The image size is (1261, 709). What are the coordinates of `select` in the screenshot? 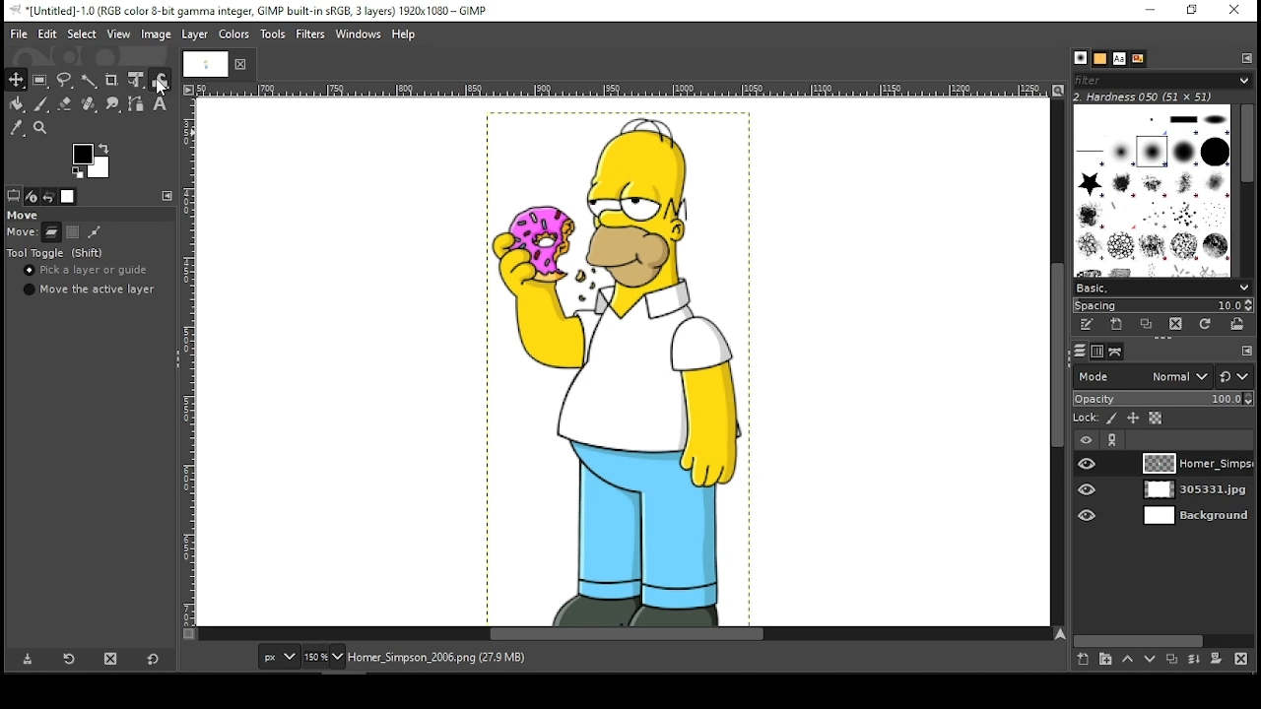 It's located at (83, 33).